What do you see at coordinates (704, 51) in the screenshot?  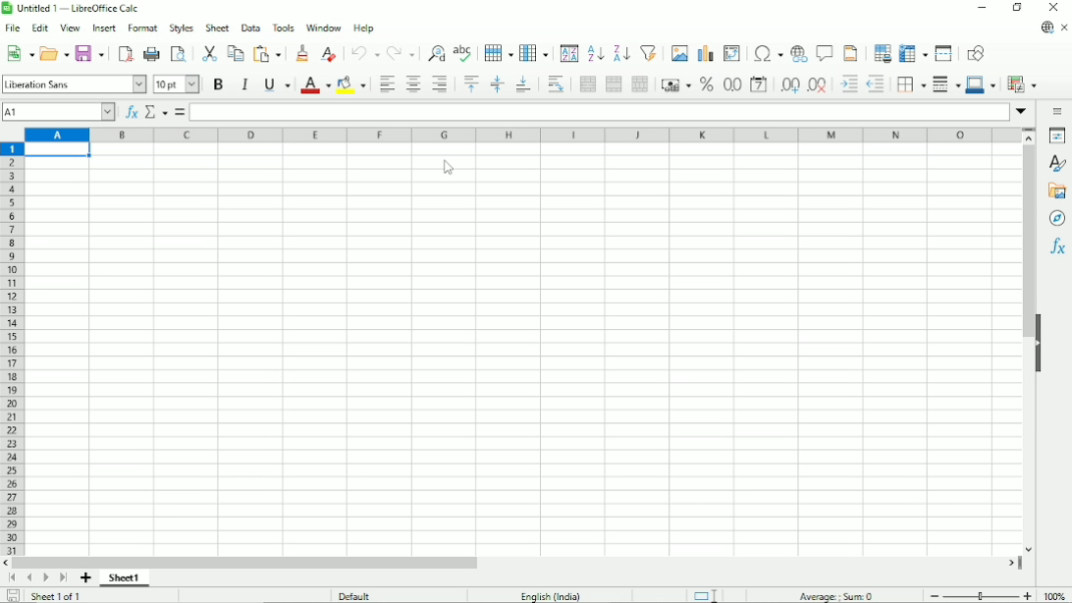 I see `Insert chart` at bounding box center [704, 51].